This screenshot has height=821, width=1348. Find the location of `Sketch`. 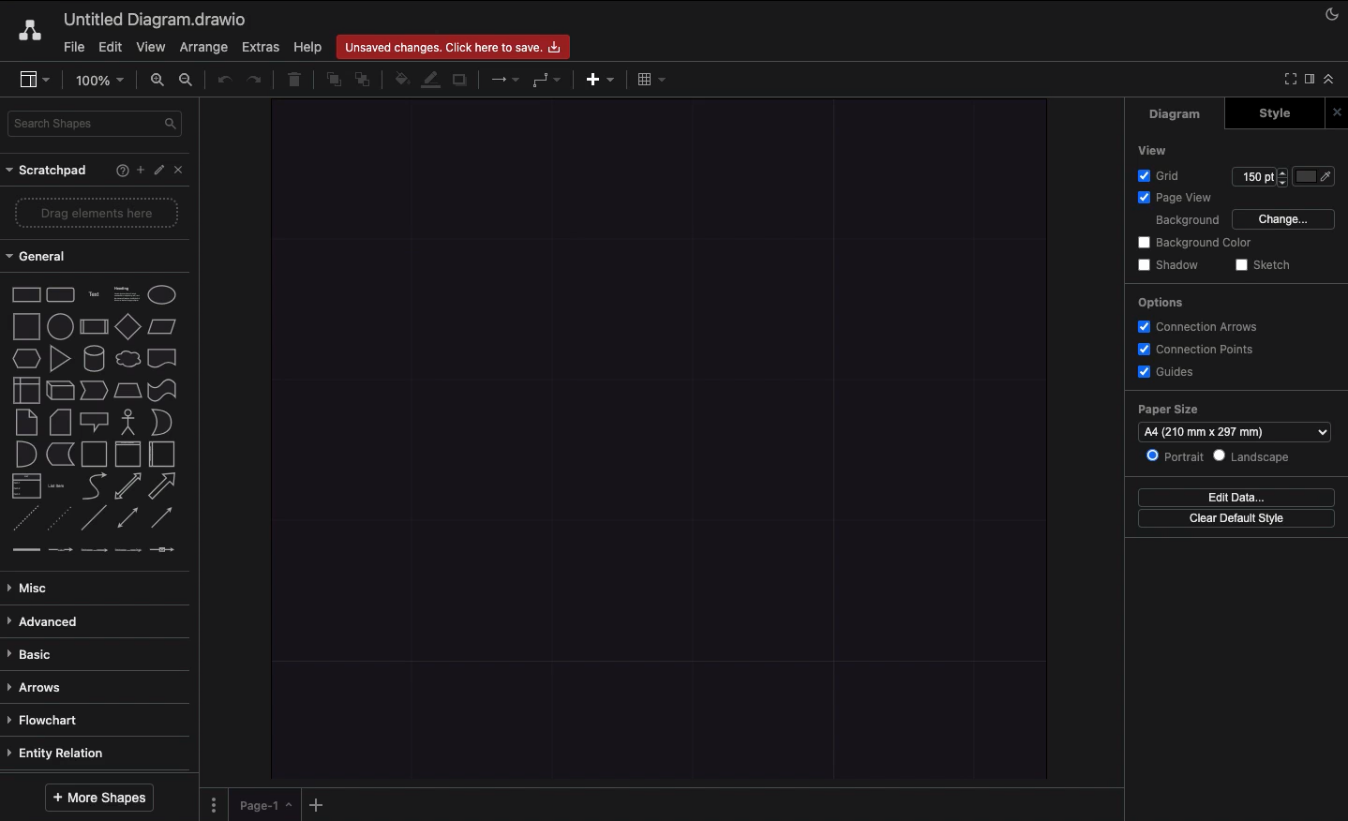

Sketch is located at coordinates (1267, 265).